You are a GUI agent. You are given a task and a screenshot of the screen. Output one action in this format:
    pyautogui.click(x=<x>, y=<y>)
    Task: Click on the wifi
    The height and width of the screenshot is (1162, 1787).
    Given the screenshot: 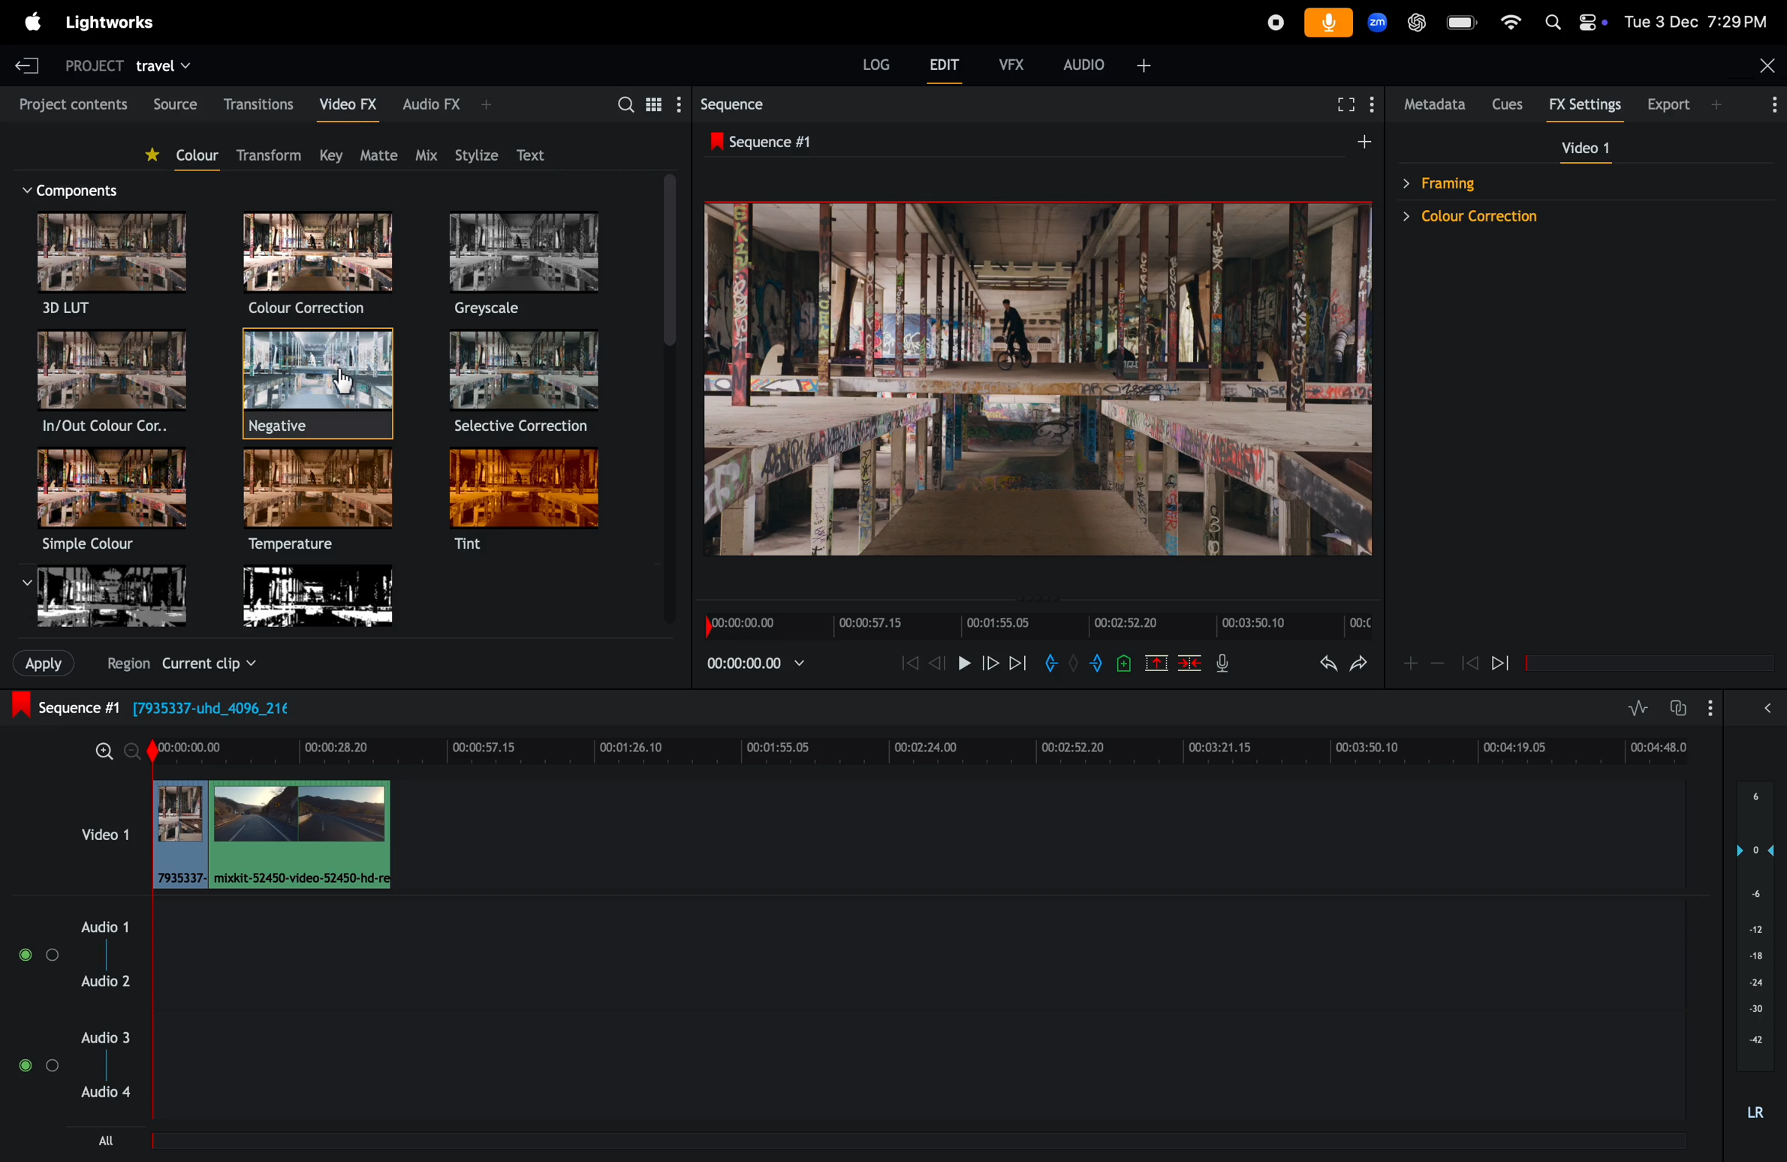 What is the action you would take?
    pyautogui.click(x=1511, y=21)
    